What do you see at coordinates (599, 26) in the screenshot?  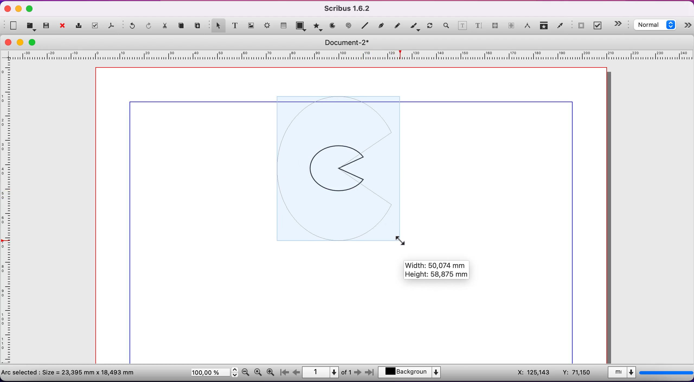 I see `inser pdf check box` at bounding box center [599, 26].